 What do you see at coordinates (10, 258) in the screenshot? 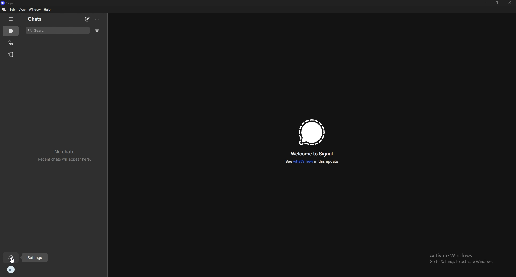
I see `settings` at bounding box center [10, 258].